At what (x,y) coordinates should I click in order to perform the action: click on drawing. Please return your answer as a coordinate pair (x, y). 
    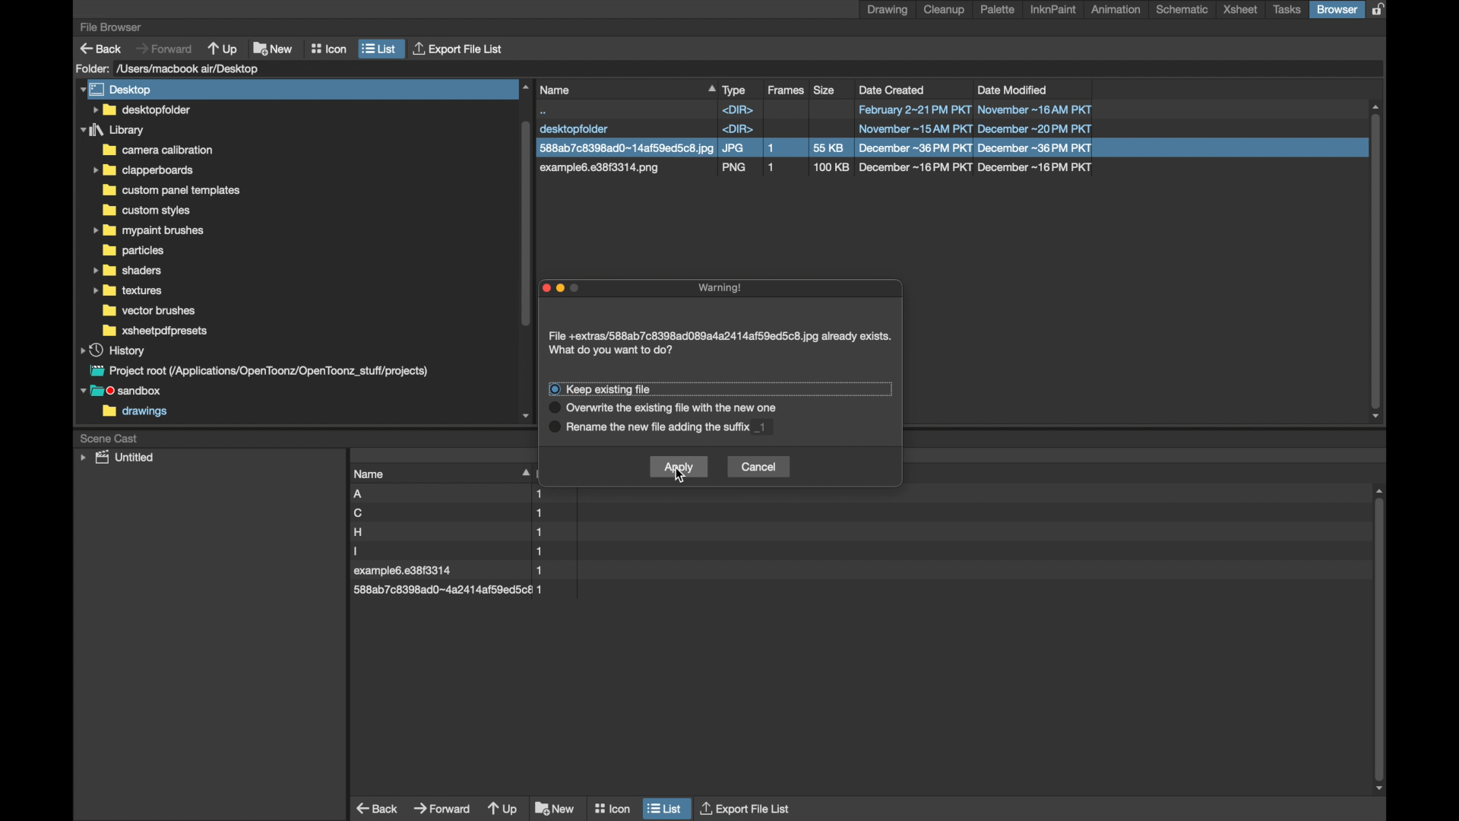
    Looking at the image, I should click on (888, 10).